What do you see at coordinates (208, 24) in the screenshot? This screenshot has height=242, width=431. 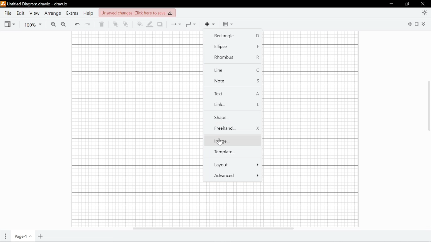 I see `Add` at bounding box center [208, 24].